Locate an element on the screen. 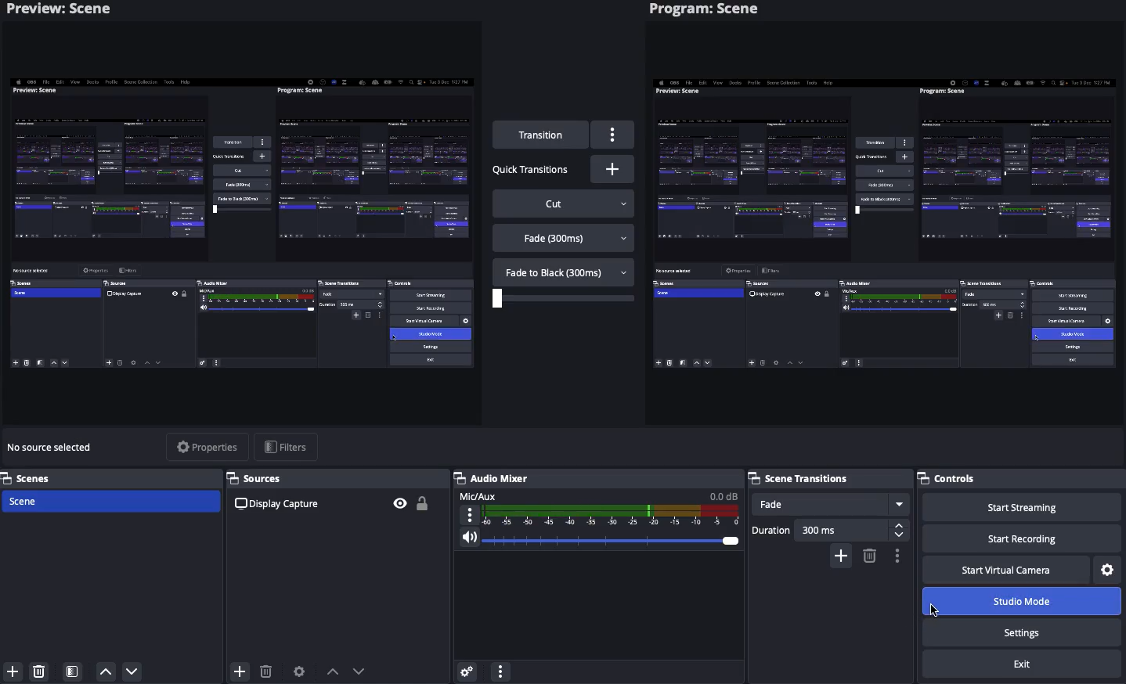 This screenshot has height=684, width=1126. add is located at coordinates (11, 672).